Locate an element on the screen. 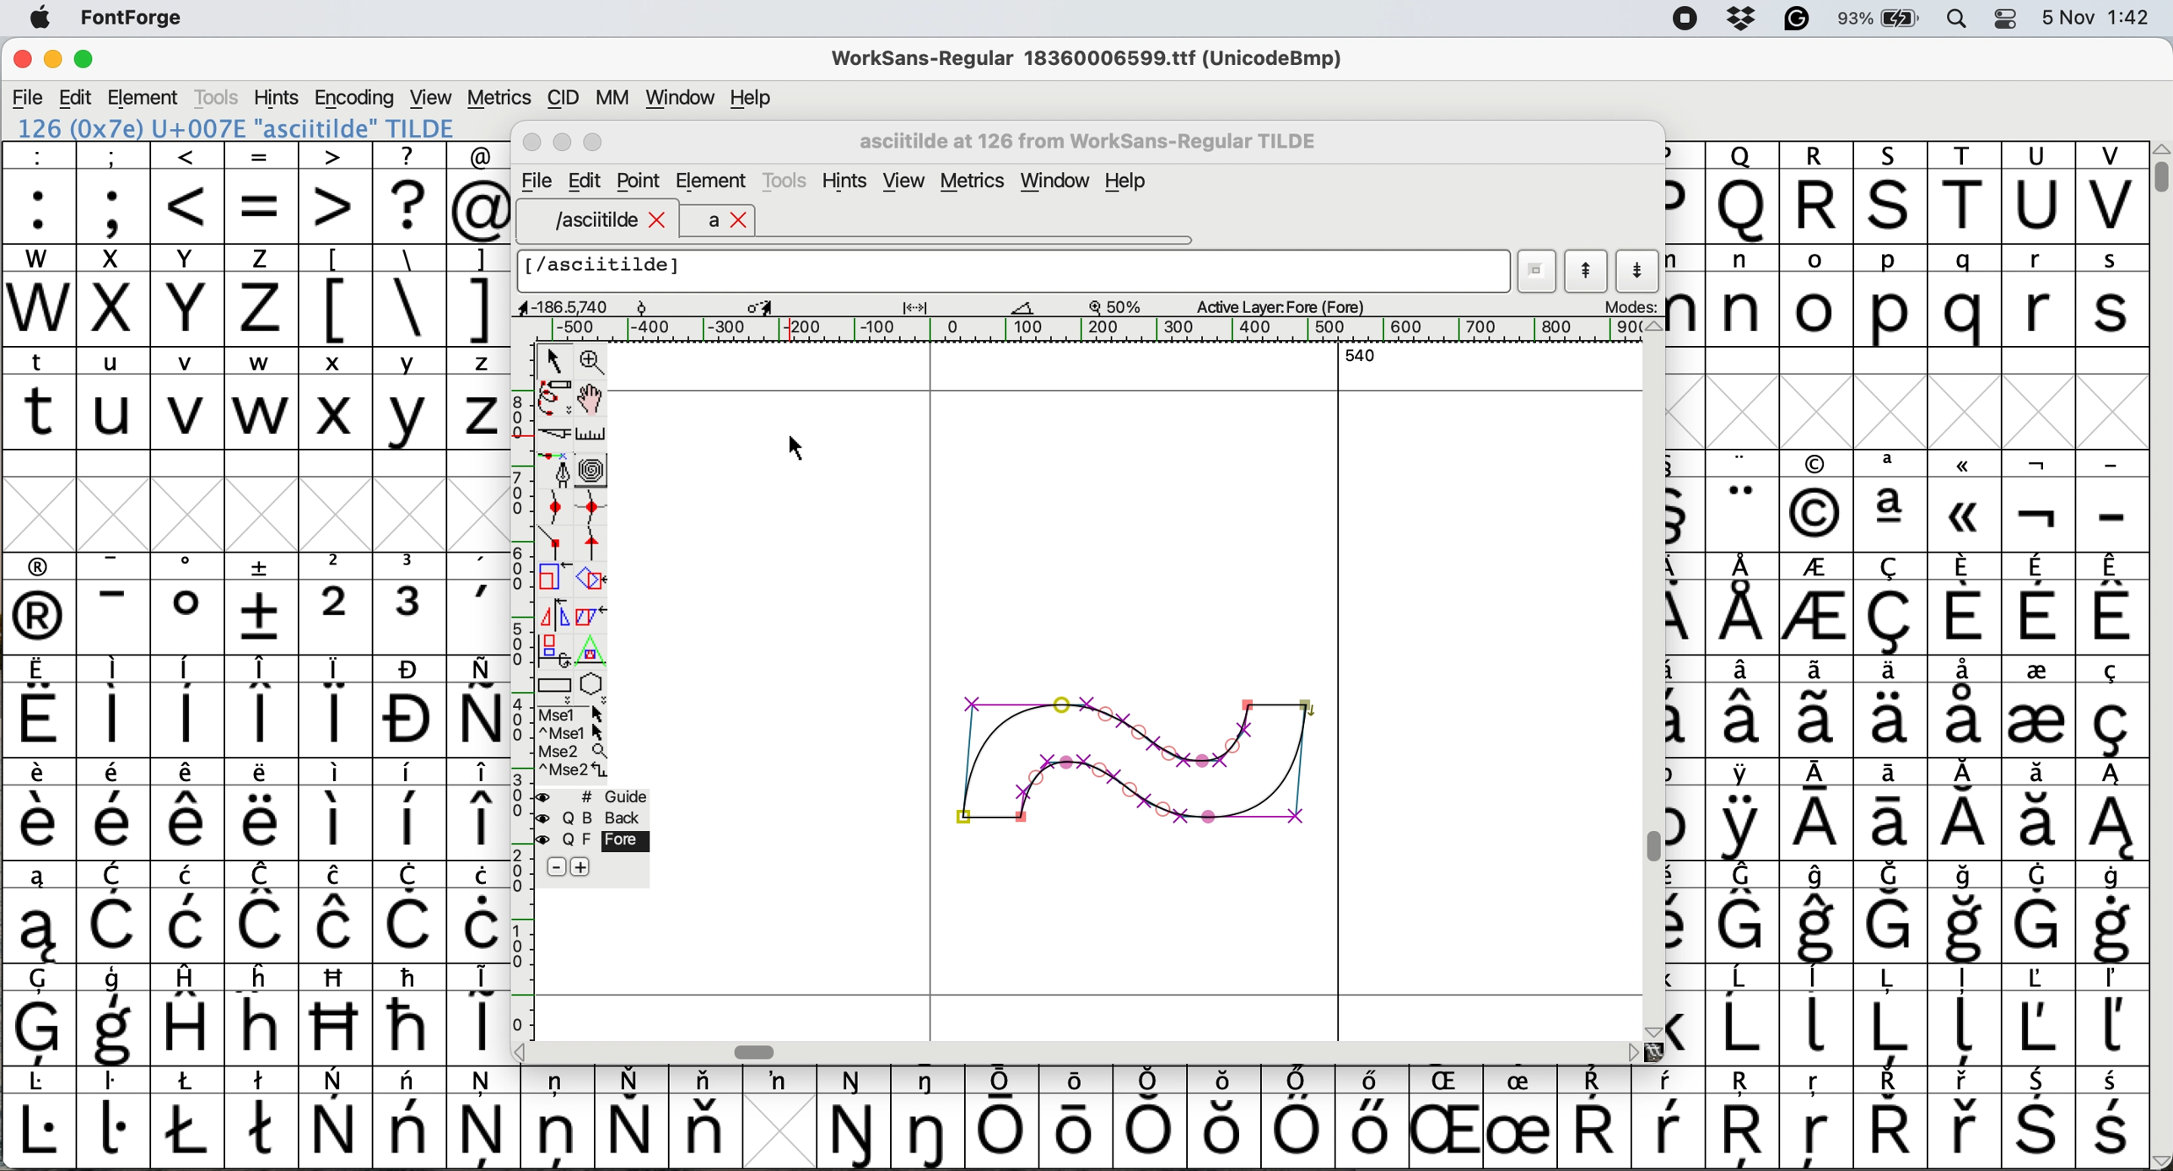 The image size is (2173, 1171). symbol is located at coordinates (39, 810).